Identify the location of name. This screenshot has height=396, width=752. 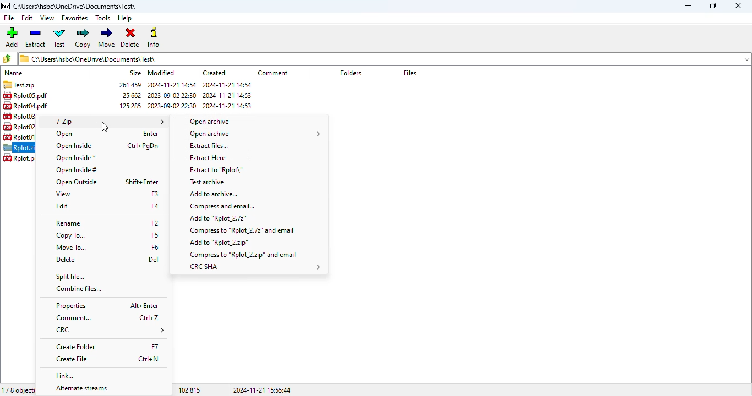
(15, 73).